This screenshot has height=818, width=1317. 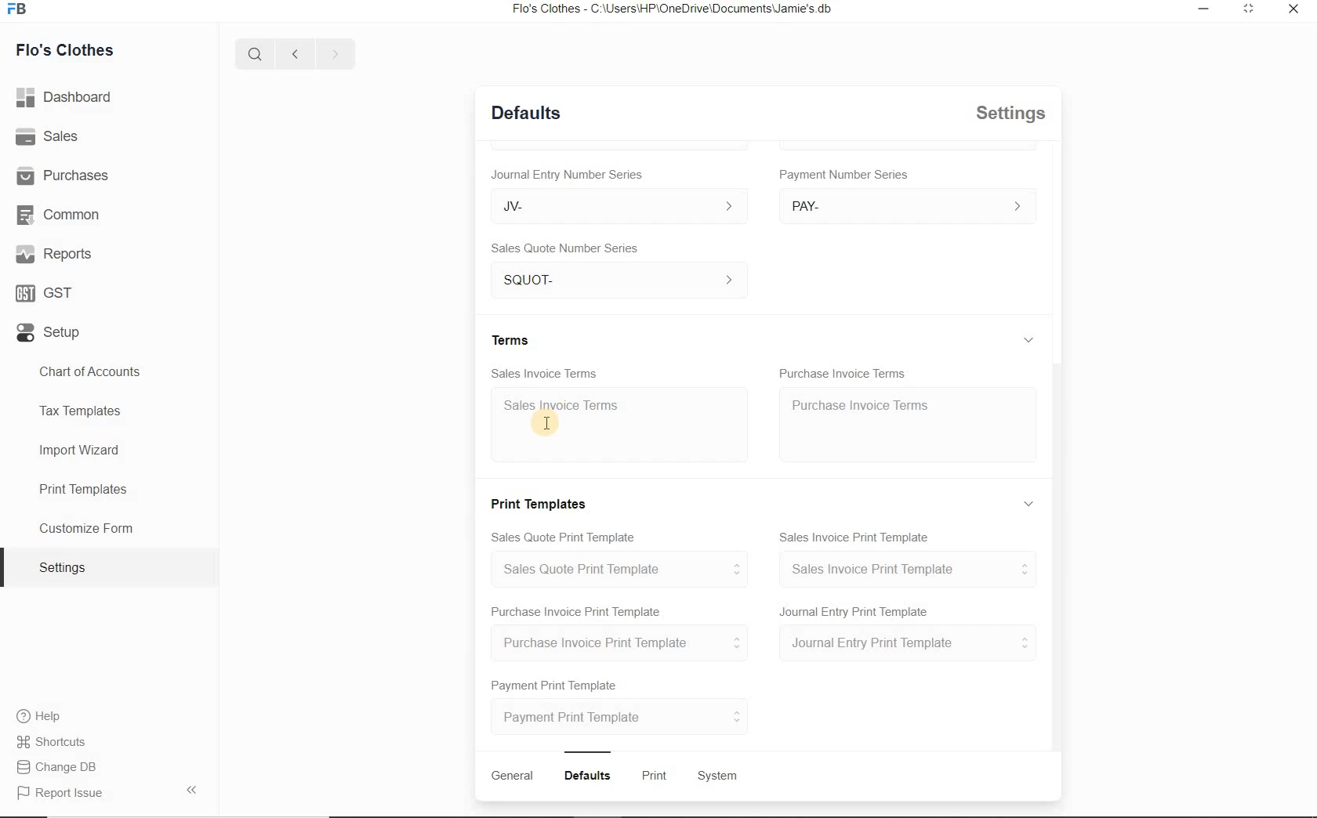 What do you see at coordinates (69, 567) in the screenshot?
I see `Settings` at bounding box center [69, 567].